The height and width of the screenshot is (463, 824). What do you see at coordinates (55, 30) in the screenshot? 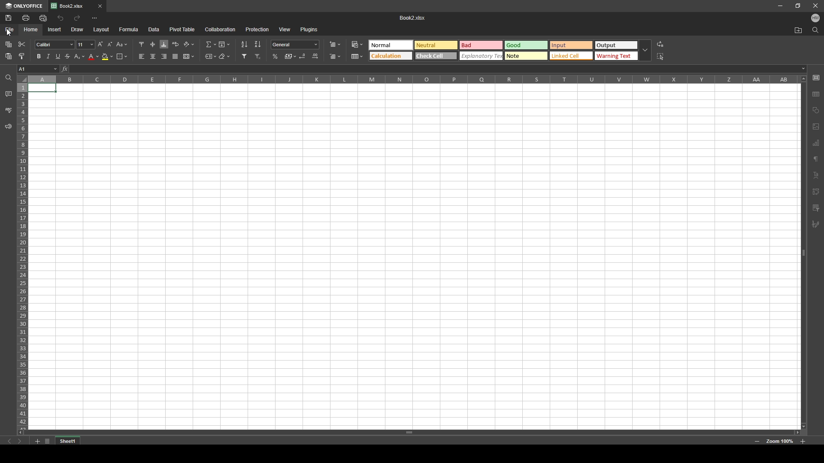
I see `insert` at bounding box center [55, 30].